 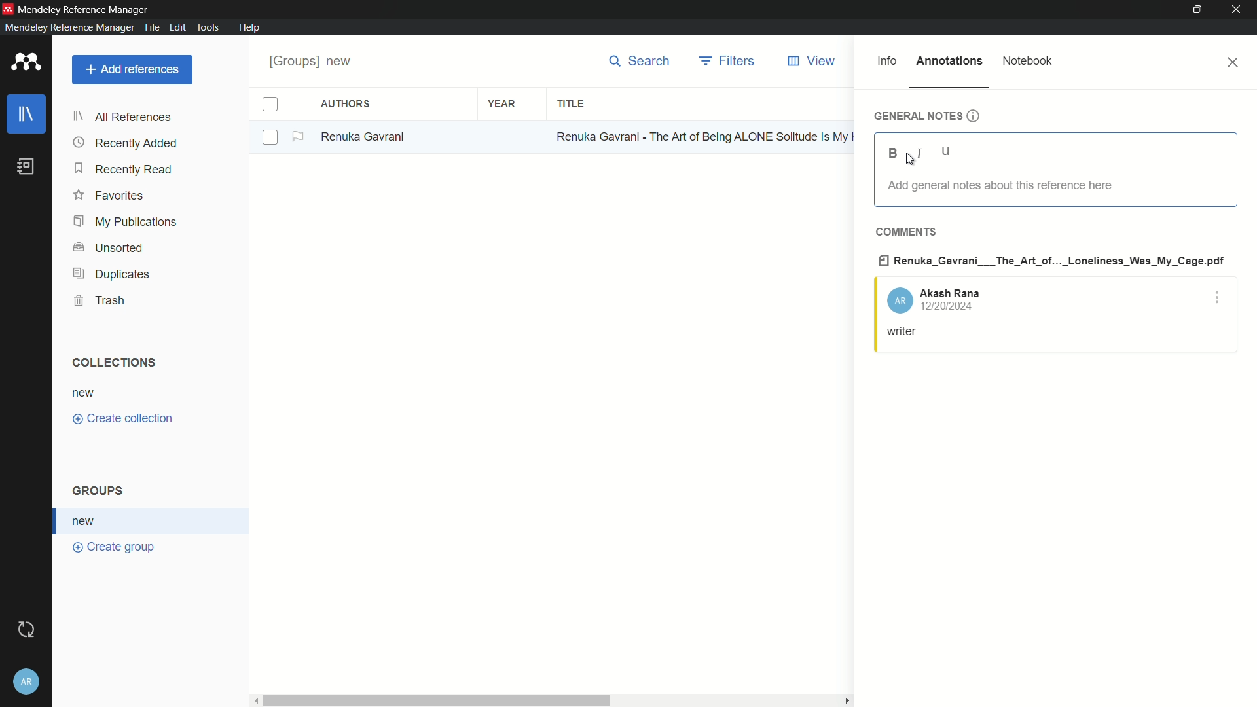 What do you see at coordinates (26, 166) in the screenshot?
I see `book` at bounding box center [26, 166].